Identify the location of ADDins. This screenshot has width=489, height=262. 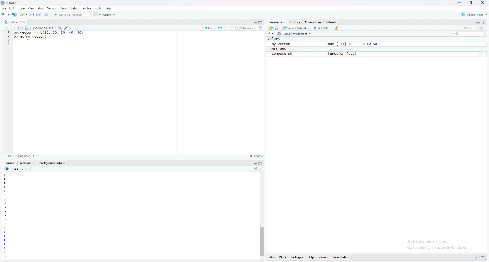
(109, 15).